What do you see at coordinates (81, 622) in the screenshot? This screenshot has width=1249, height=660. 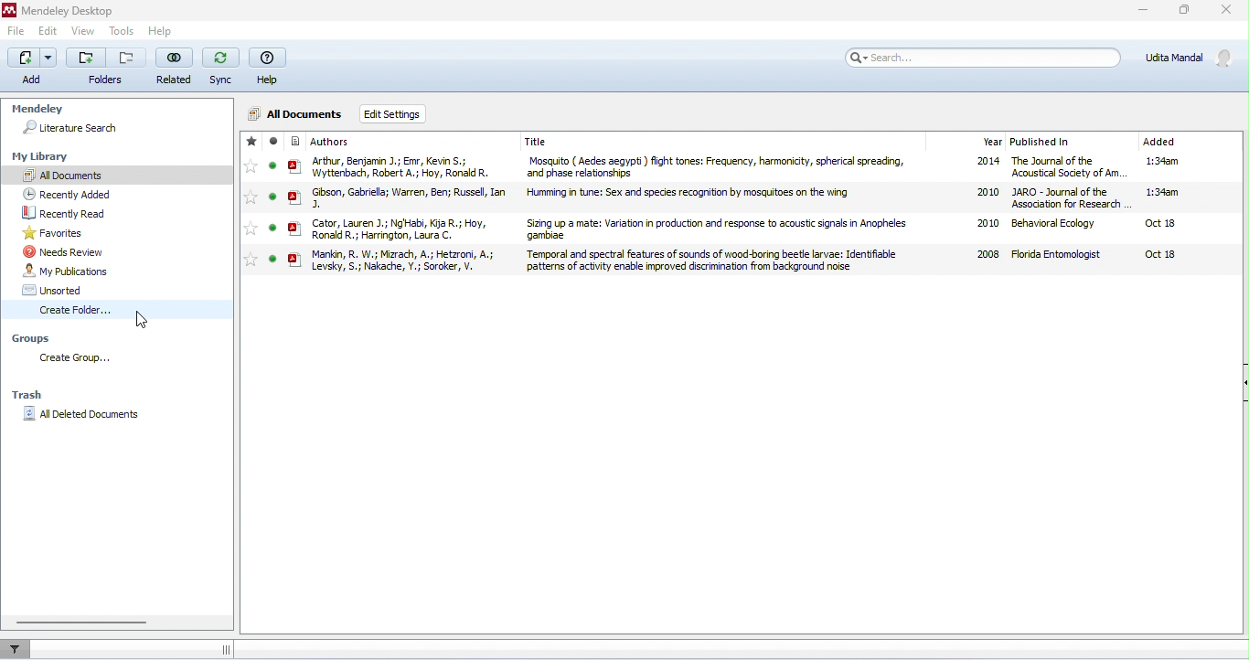 I see `horizontal scroll bar` at bounding box center [81, 622].